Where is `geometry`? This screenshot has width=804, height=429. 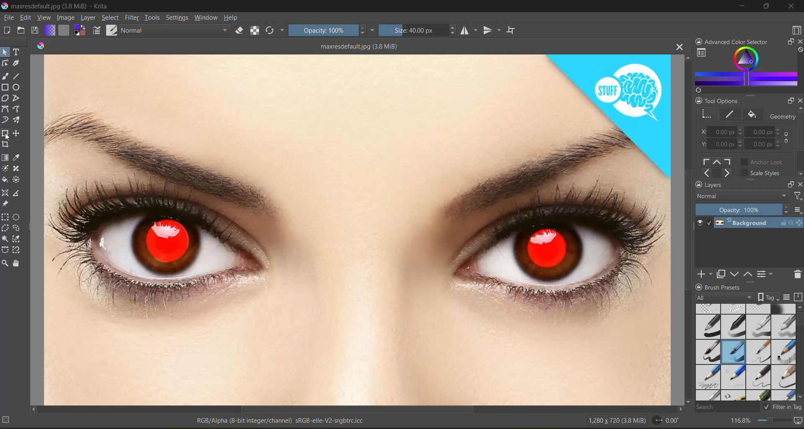 geometry is located at coordinates (707, 115).